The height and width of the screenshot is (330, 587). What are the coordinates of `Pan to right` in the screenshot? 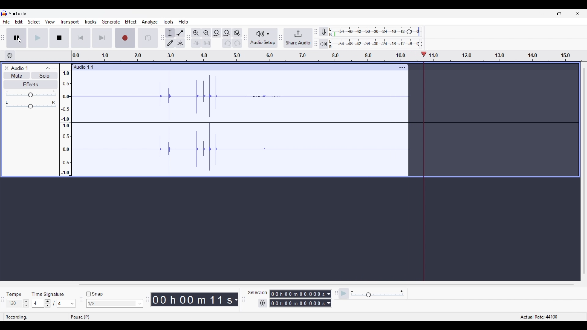 It's located at (54, 102).